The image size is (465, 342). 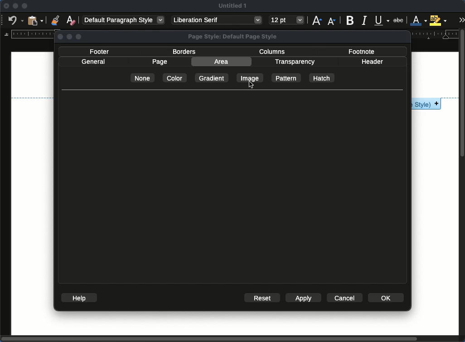 What do you see at coordinates (331, 22) in the screenshot?
I see `decrease size` at bounding box center [331, 22].